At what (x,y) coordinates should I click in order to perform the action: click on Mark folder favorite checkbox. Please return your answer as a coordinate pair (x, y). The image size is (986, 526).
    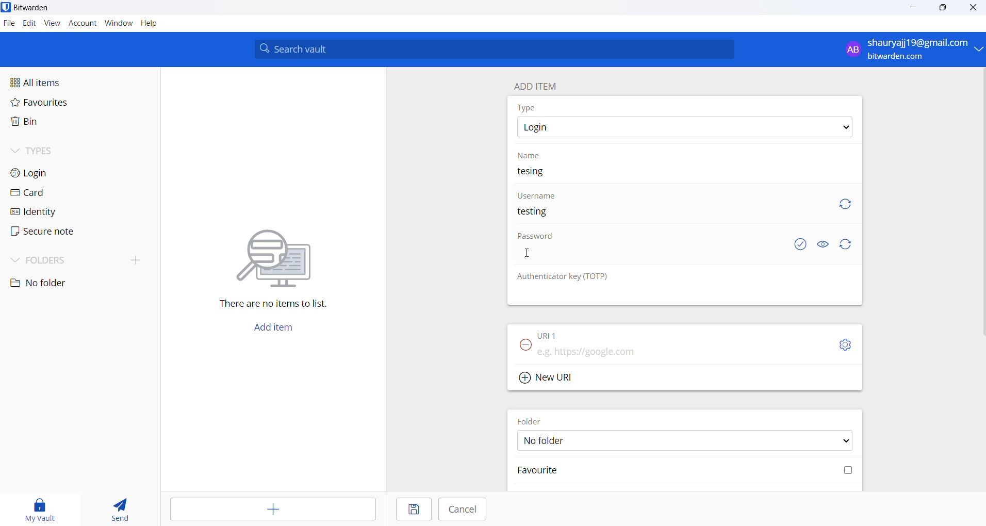
    Looking at the image, I should click on (683, 471).